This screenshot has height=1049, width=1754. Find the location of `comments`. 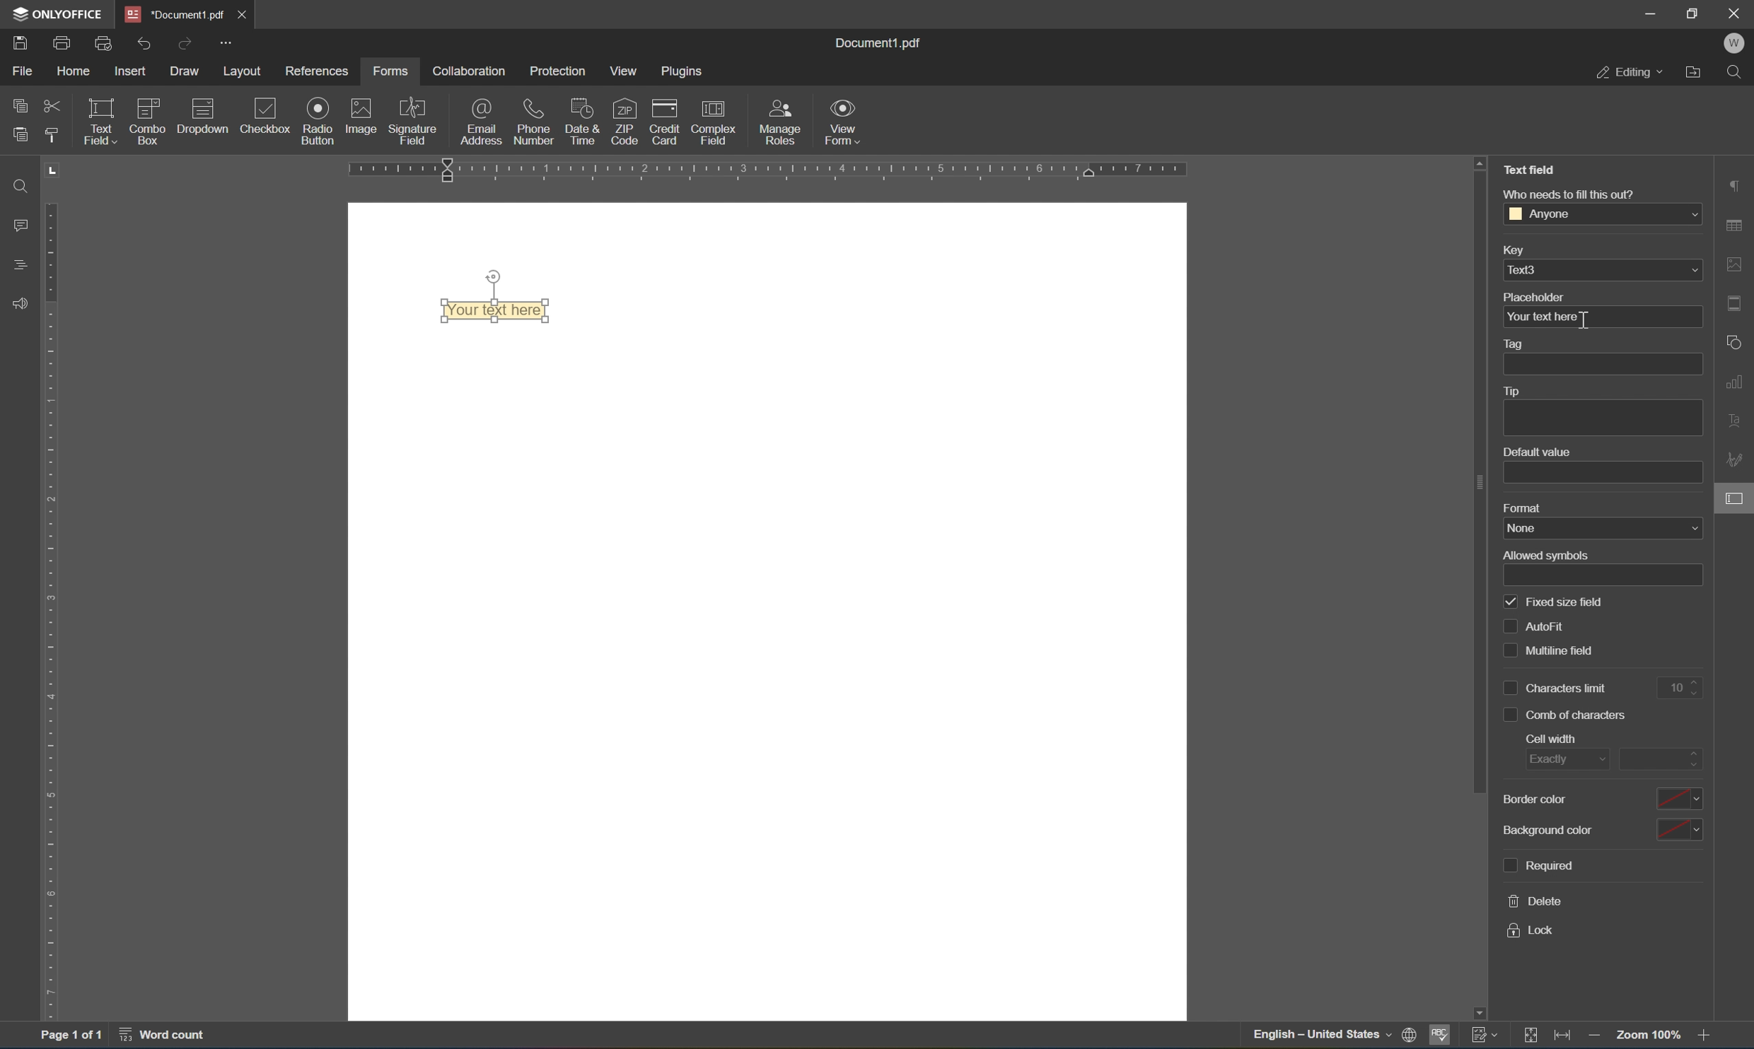

comments is located at coordinates (23, 224).